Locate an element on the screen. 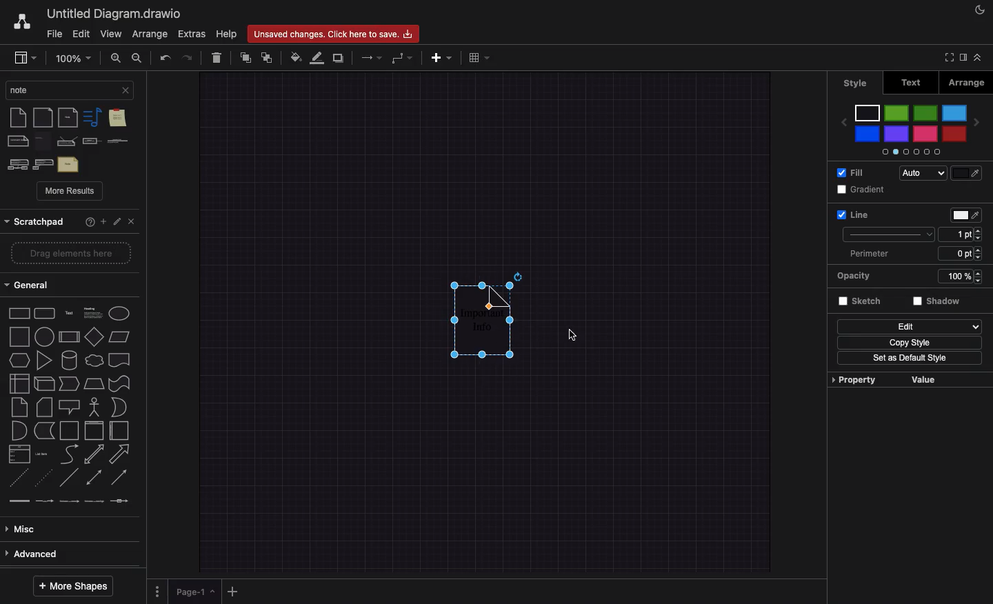 Image resolution: width=993 pixels, height=604 pixels. decrease opacity is located at coordinates (978, 282).